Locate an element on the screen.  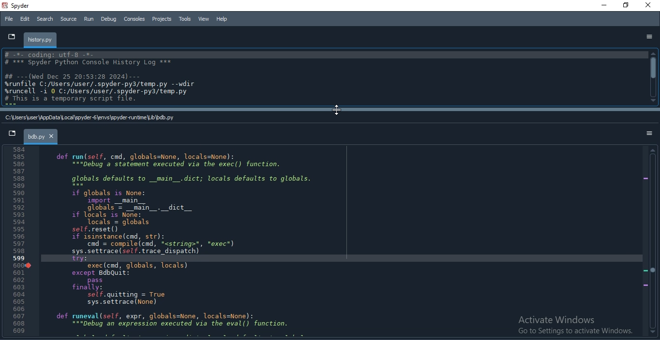
File  is located at coordinates (9, 18).